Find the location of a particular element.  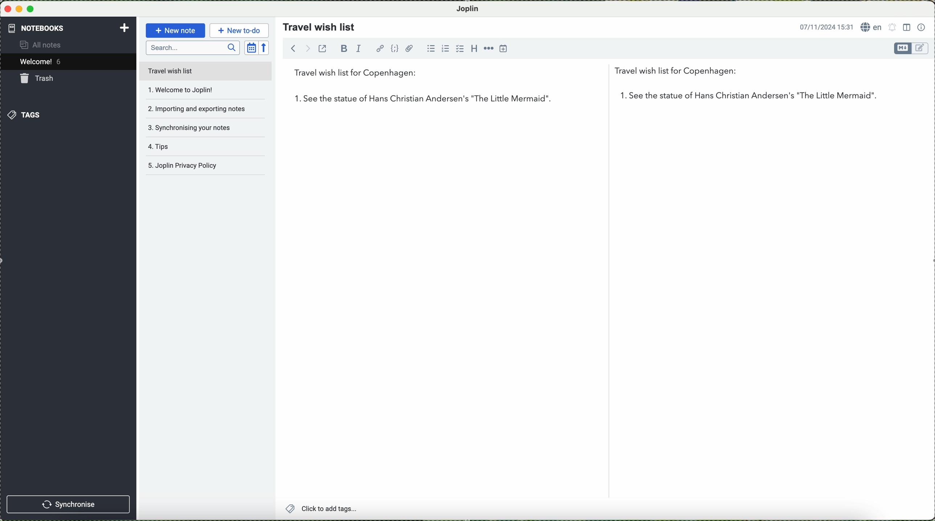

bulleted list is located at coordinates (433, 49).